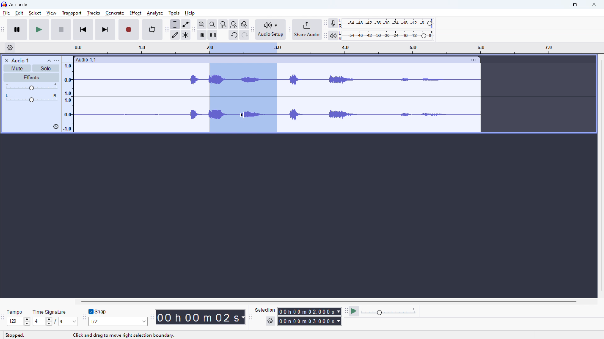 This screenshot has width=604, height=339. Describe the element at coordinates (94, 13) in the screenshot. I see `Tracks` at that location.